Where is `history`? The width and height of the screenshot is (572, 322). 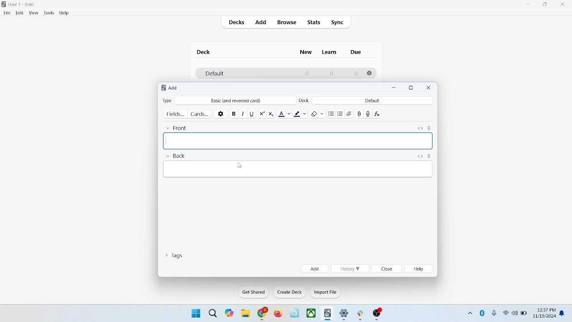 history is located at coordinates (349, 269).